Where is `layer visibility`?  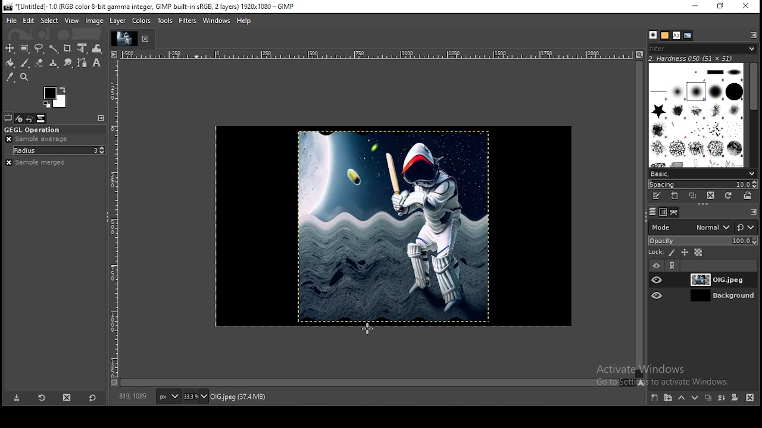 layer visibility is located at coordinates (658, 295).